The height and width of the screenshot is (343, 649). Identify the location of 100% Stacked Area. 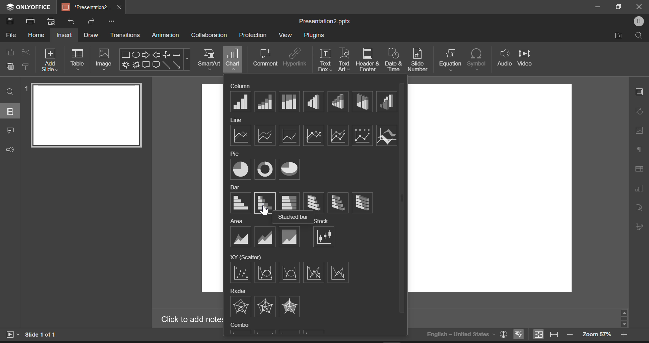
(290, 236).